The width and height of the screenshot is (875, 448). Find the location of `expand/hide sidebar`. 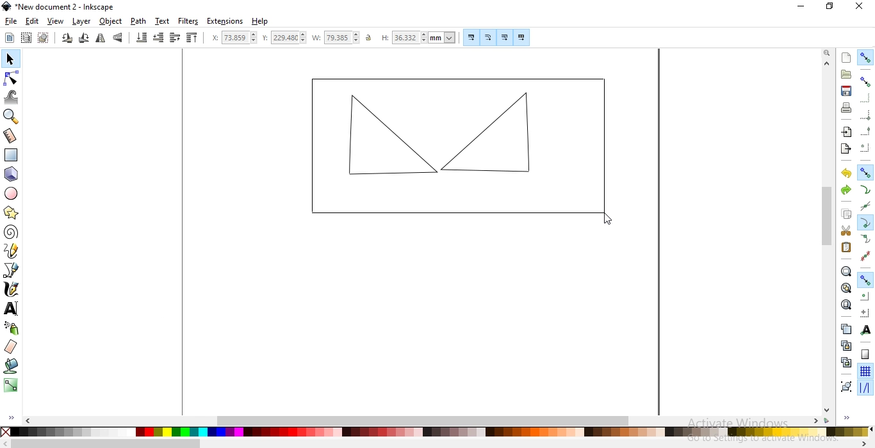

expand/hide sidebar is located at coordinates (851, 419).